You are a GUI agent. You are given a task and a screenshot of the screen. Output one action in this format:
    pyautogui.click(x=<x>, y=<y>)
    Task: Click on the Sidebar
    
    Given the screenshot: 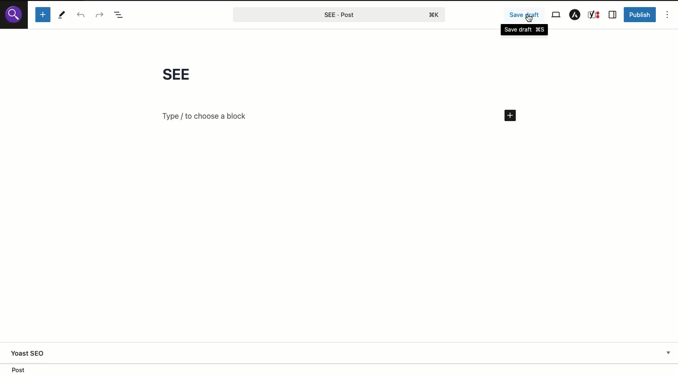 What is the action you would take?
    pyautogui.click(x=613, y=15)
    